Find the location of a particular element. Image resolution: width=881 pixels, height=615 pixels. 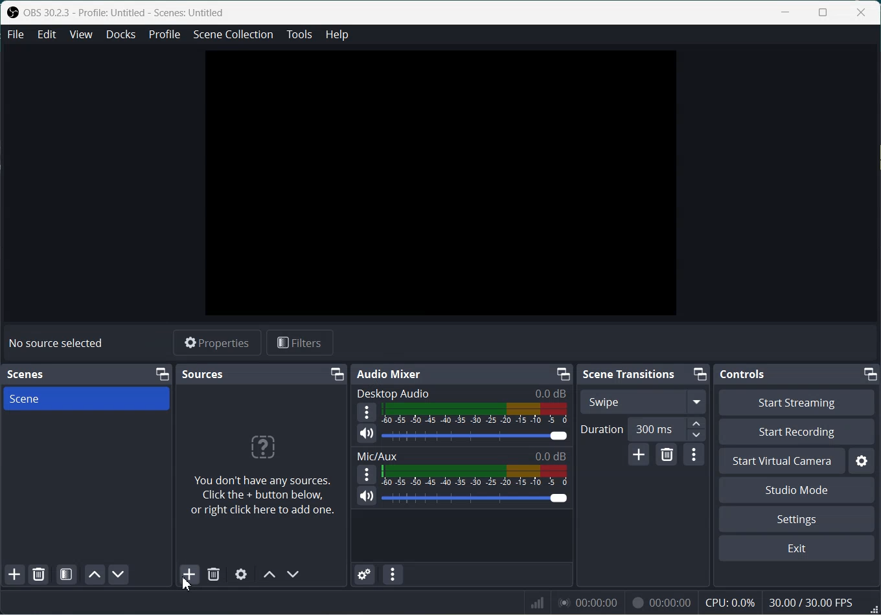

Window Adjuster is located at coordinates (873, 609).